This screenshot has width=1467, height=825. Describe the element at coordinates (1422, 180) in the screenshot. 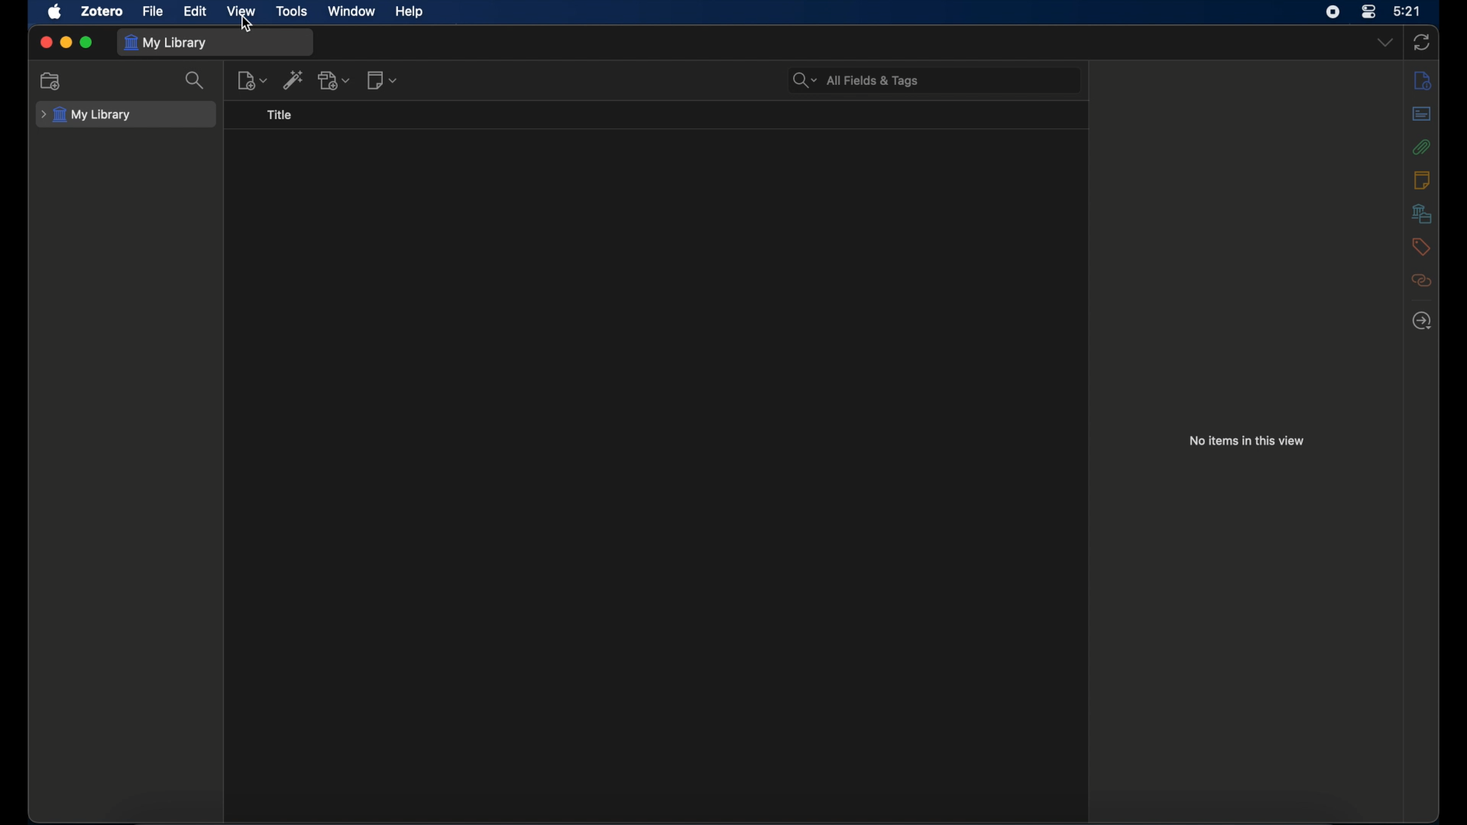

I see `notes` at that location.